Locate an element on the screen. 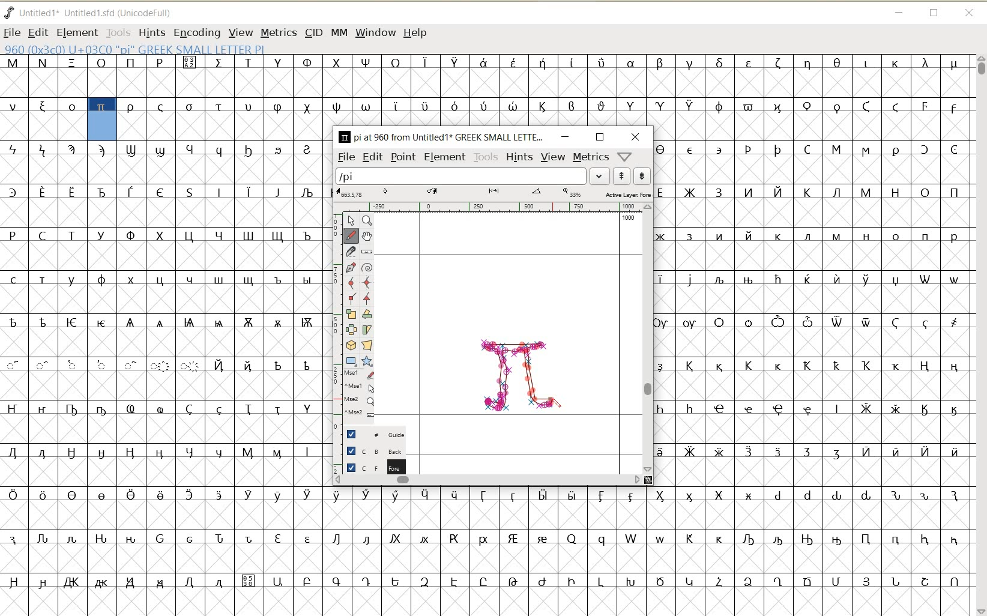 The width and height of the screenshot is (987, 616). Magnify is located at coordinates (368, 222).